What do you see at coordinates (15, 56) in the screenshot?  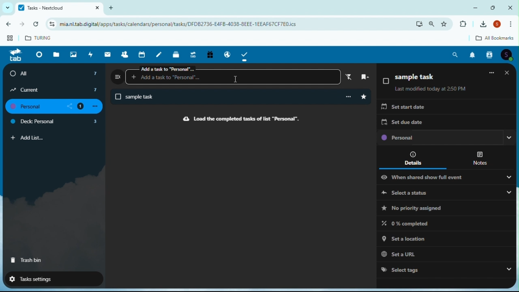 I see `tab` at bounding box center [15, 56].